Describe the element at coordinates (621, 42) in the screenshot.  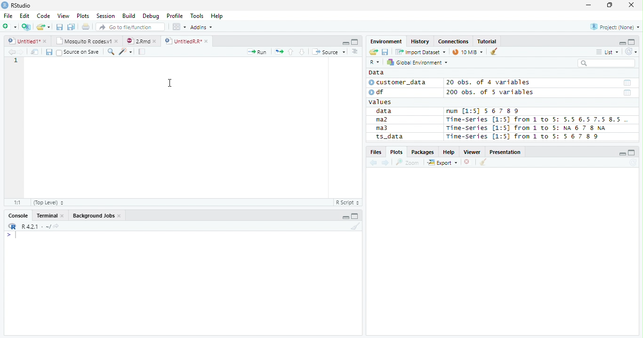
I see `Minimze` at that location.